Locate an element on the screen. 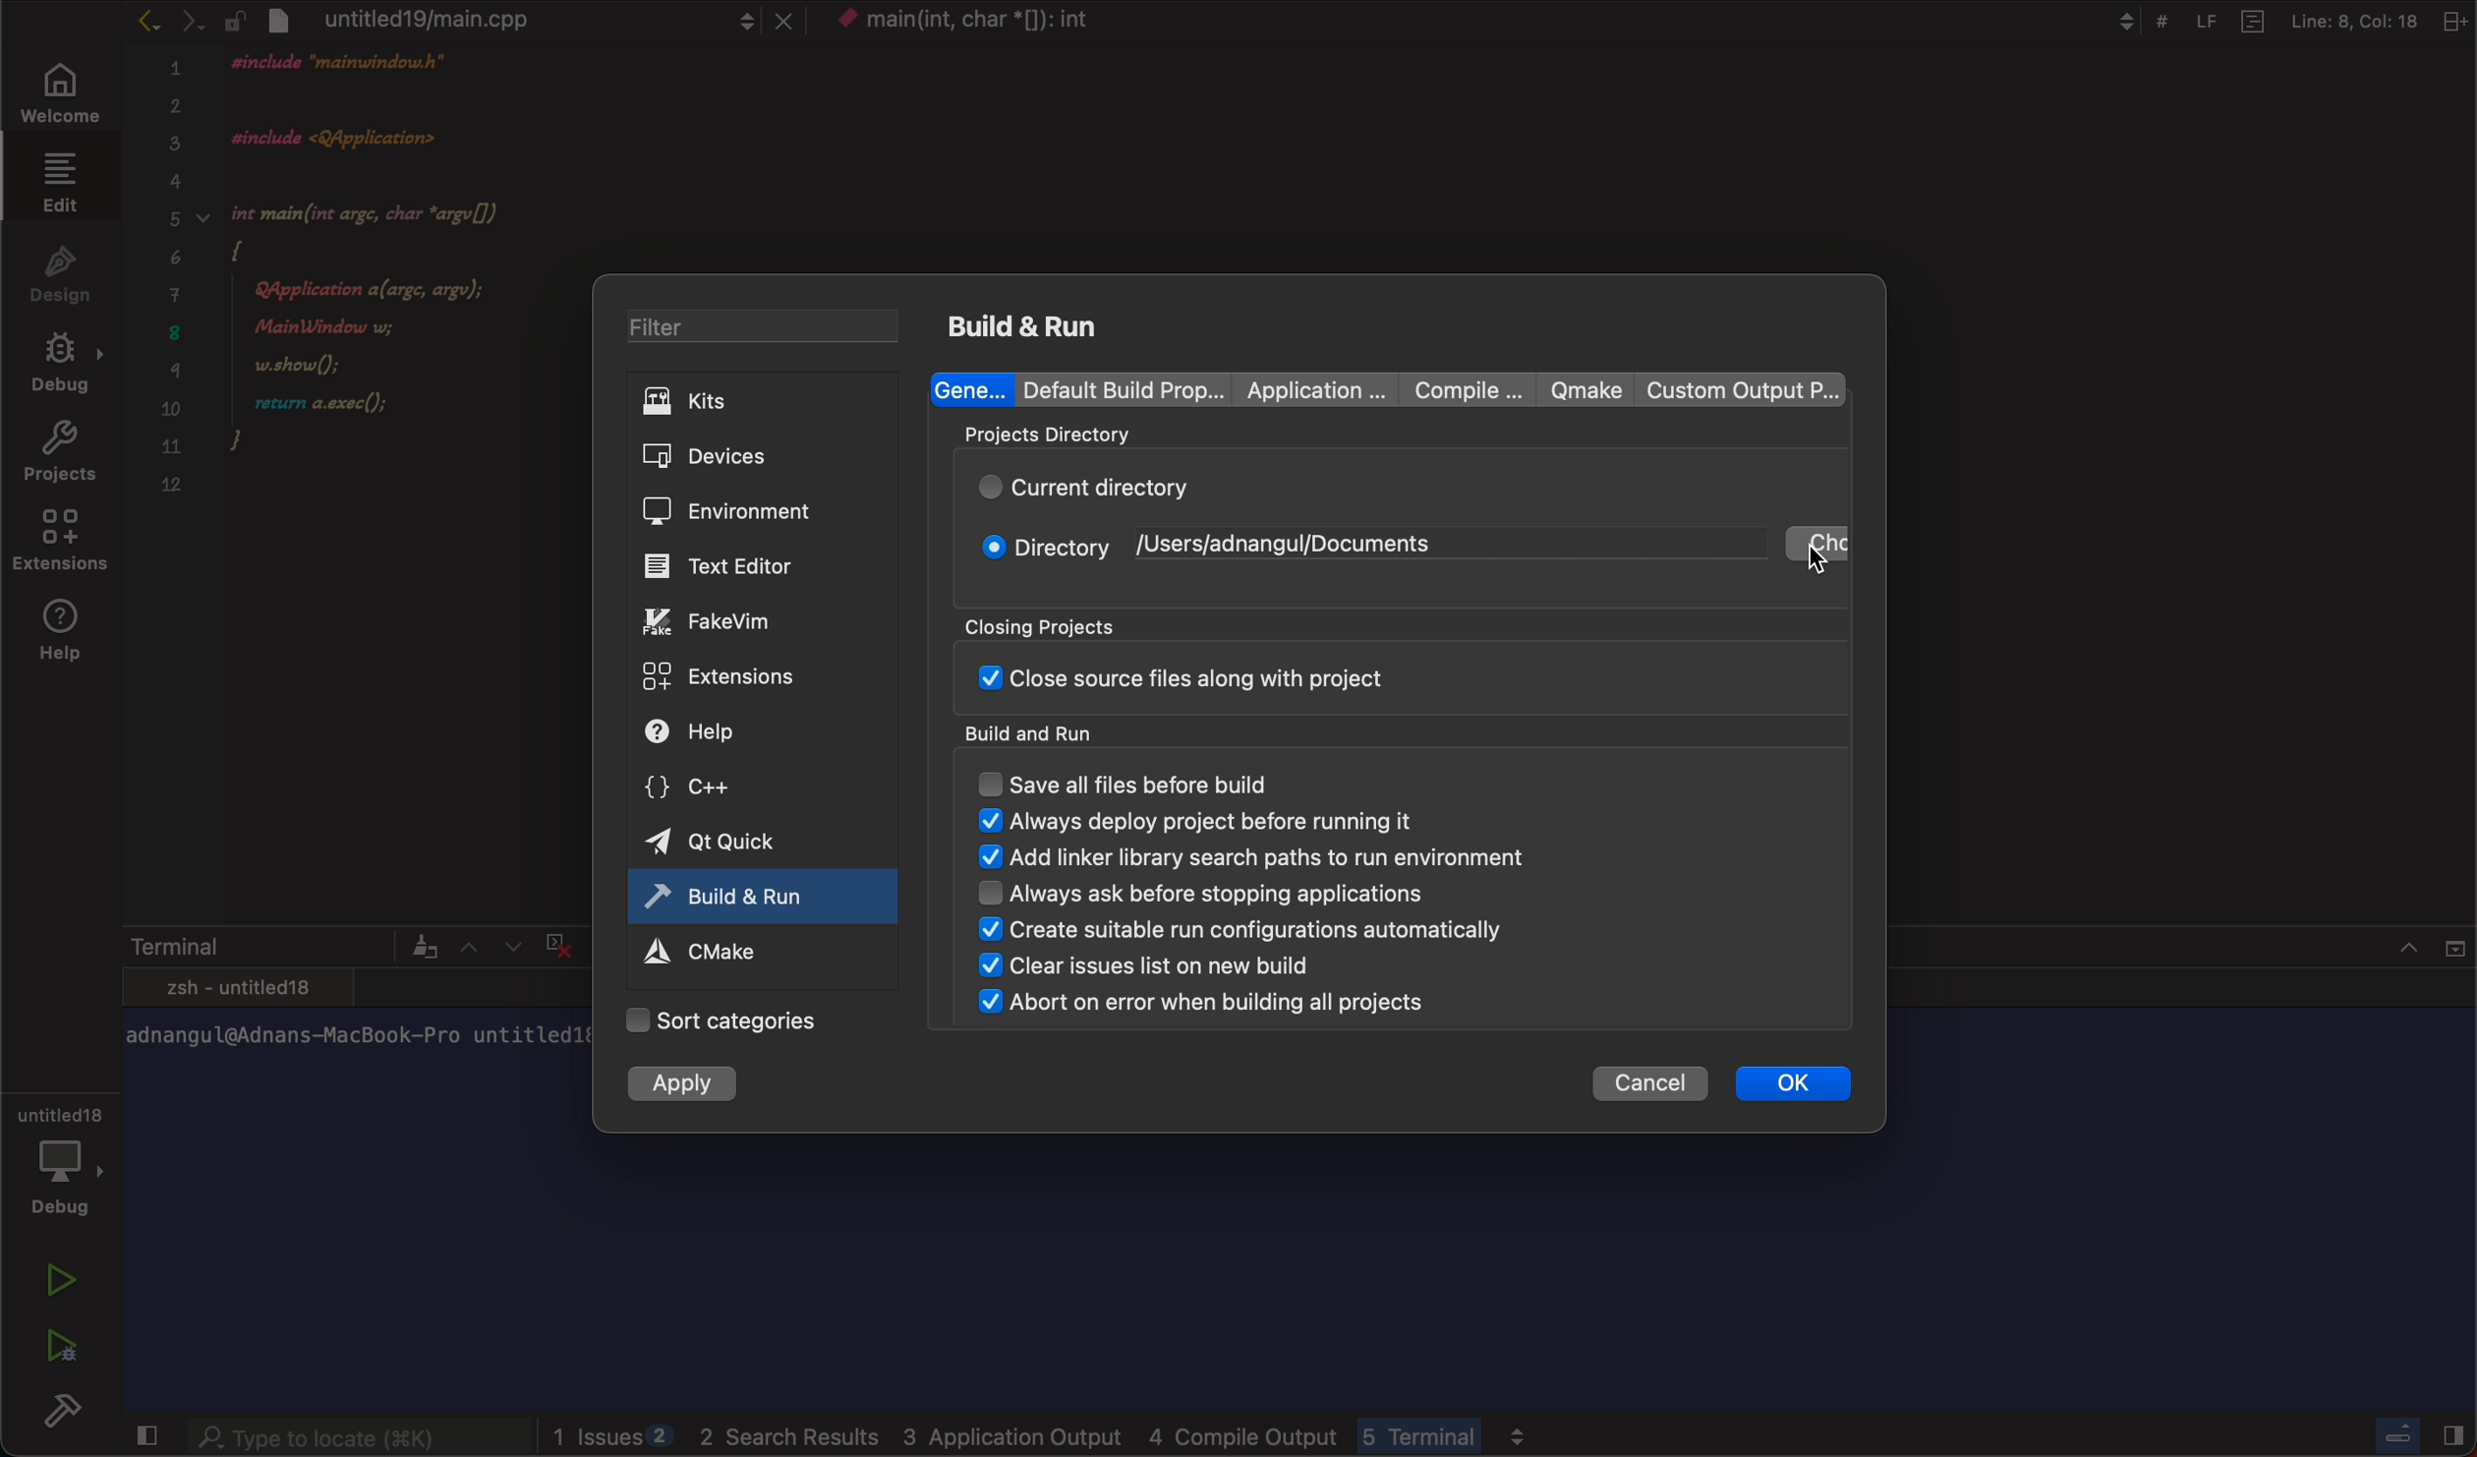 This screenshot has height=1457, width=2477. logs is located at coordinates (1049, 1429).